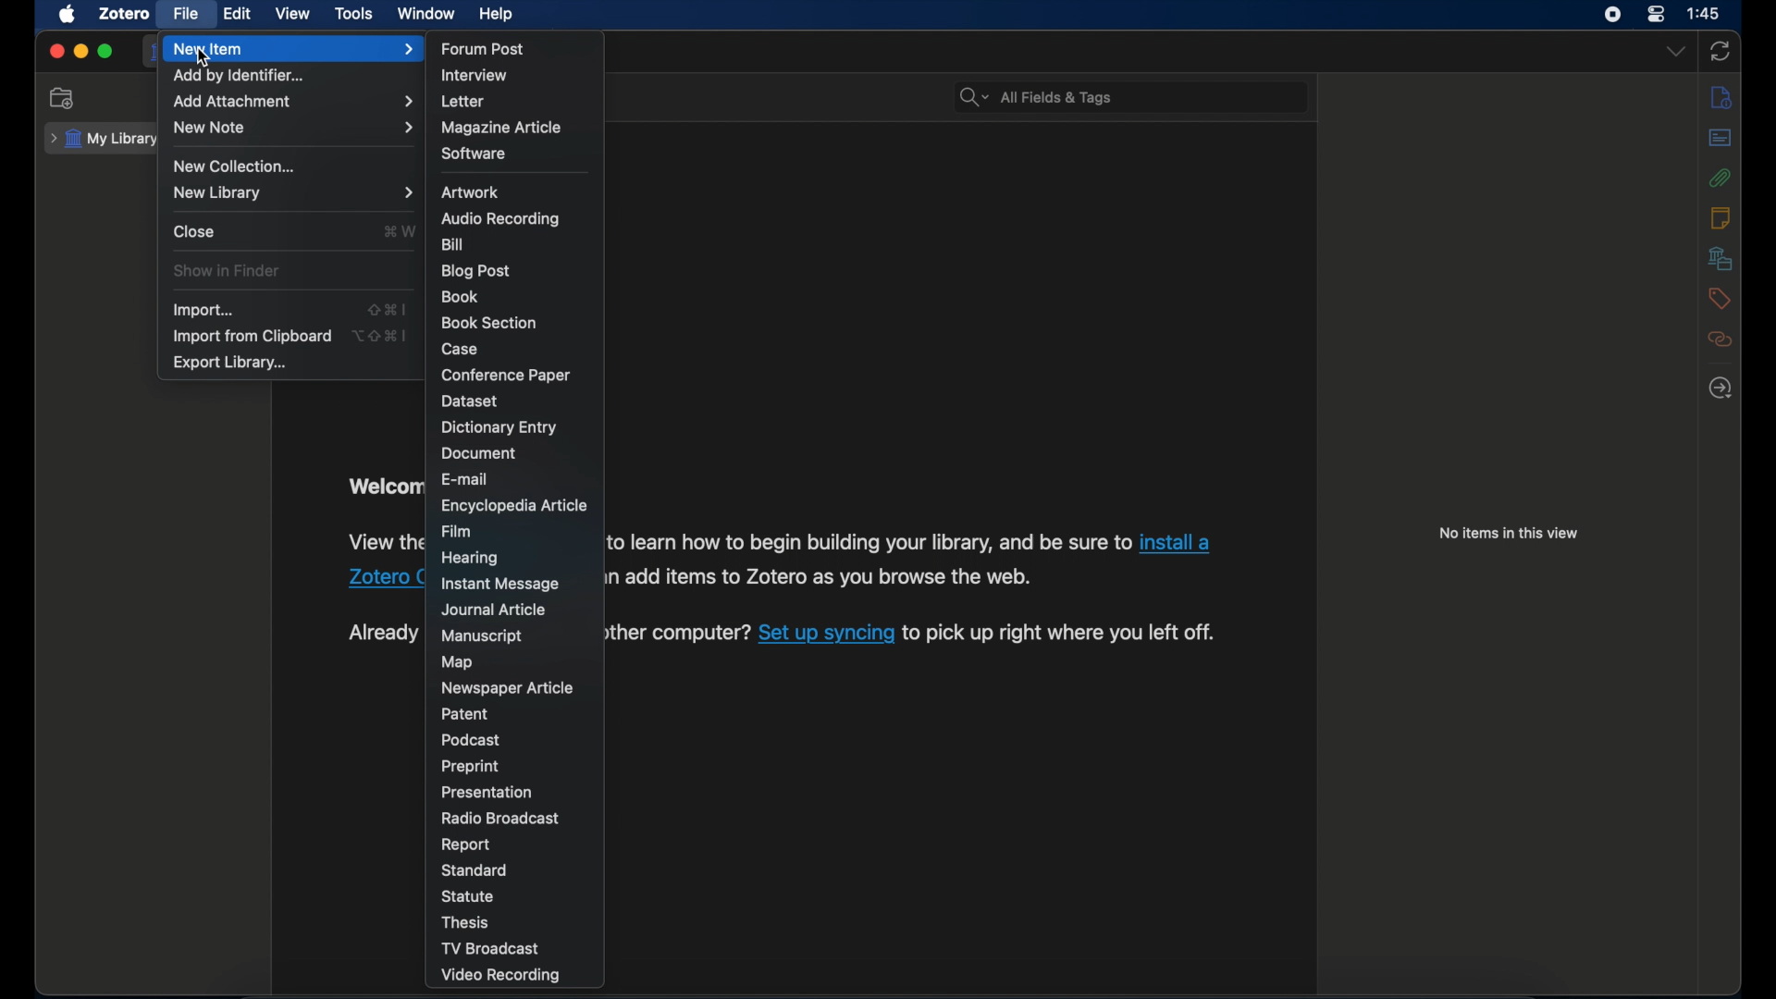  I want to click on edit, so click(239, 15).